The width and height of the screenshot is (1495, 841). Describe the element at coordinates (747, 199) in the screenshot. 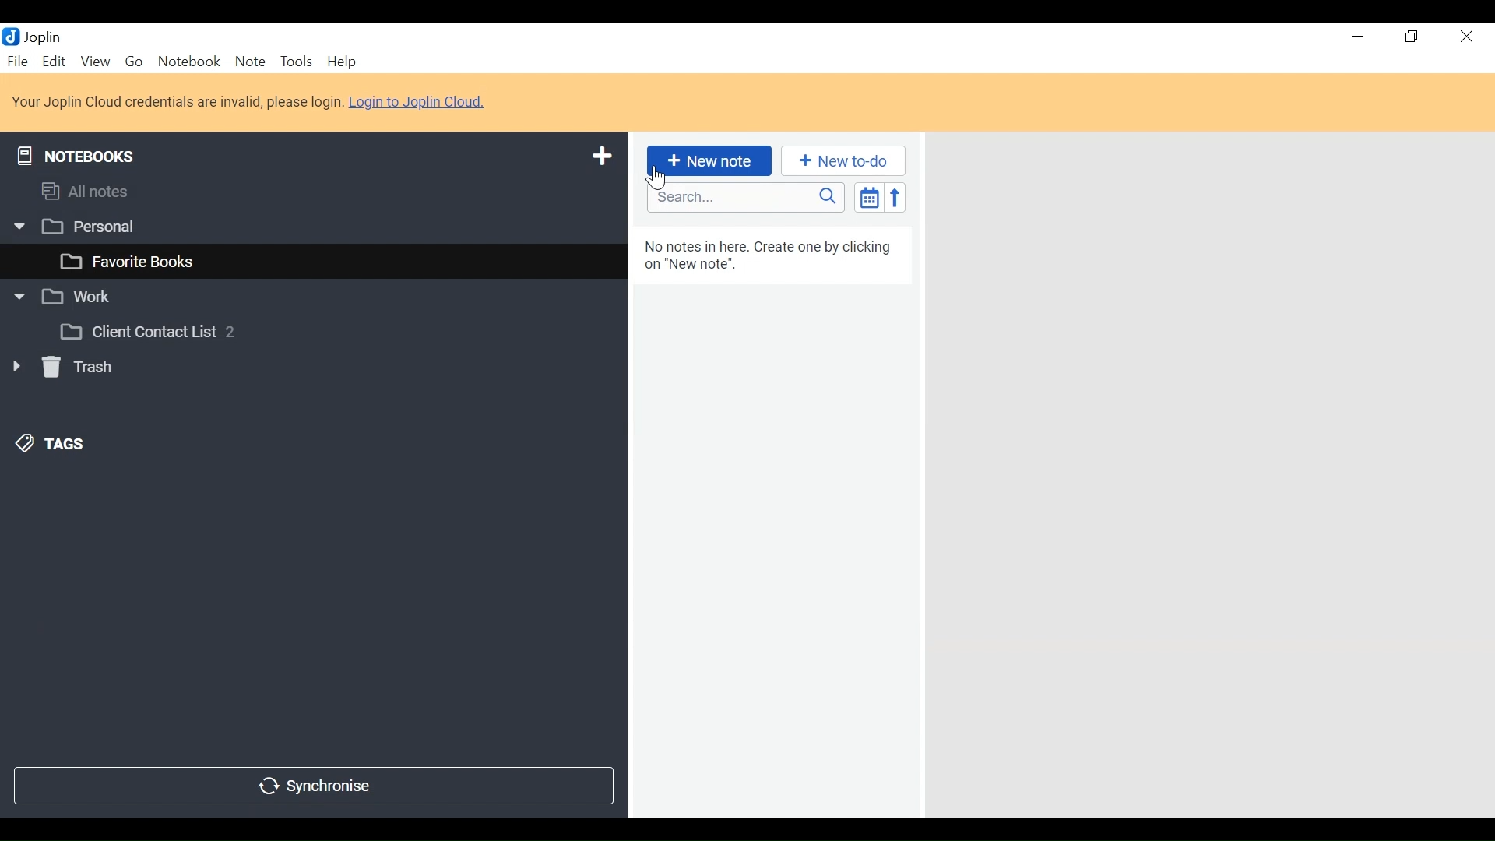

I see `Search` at that location.